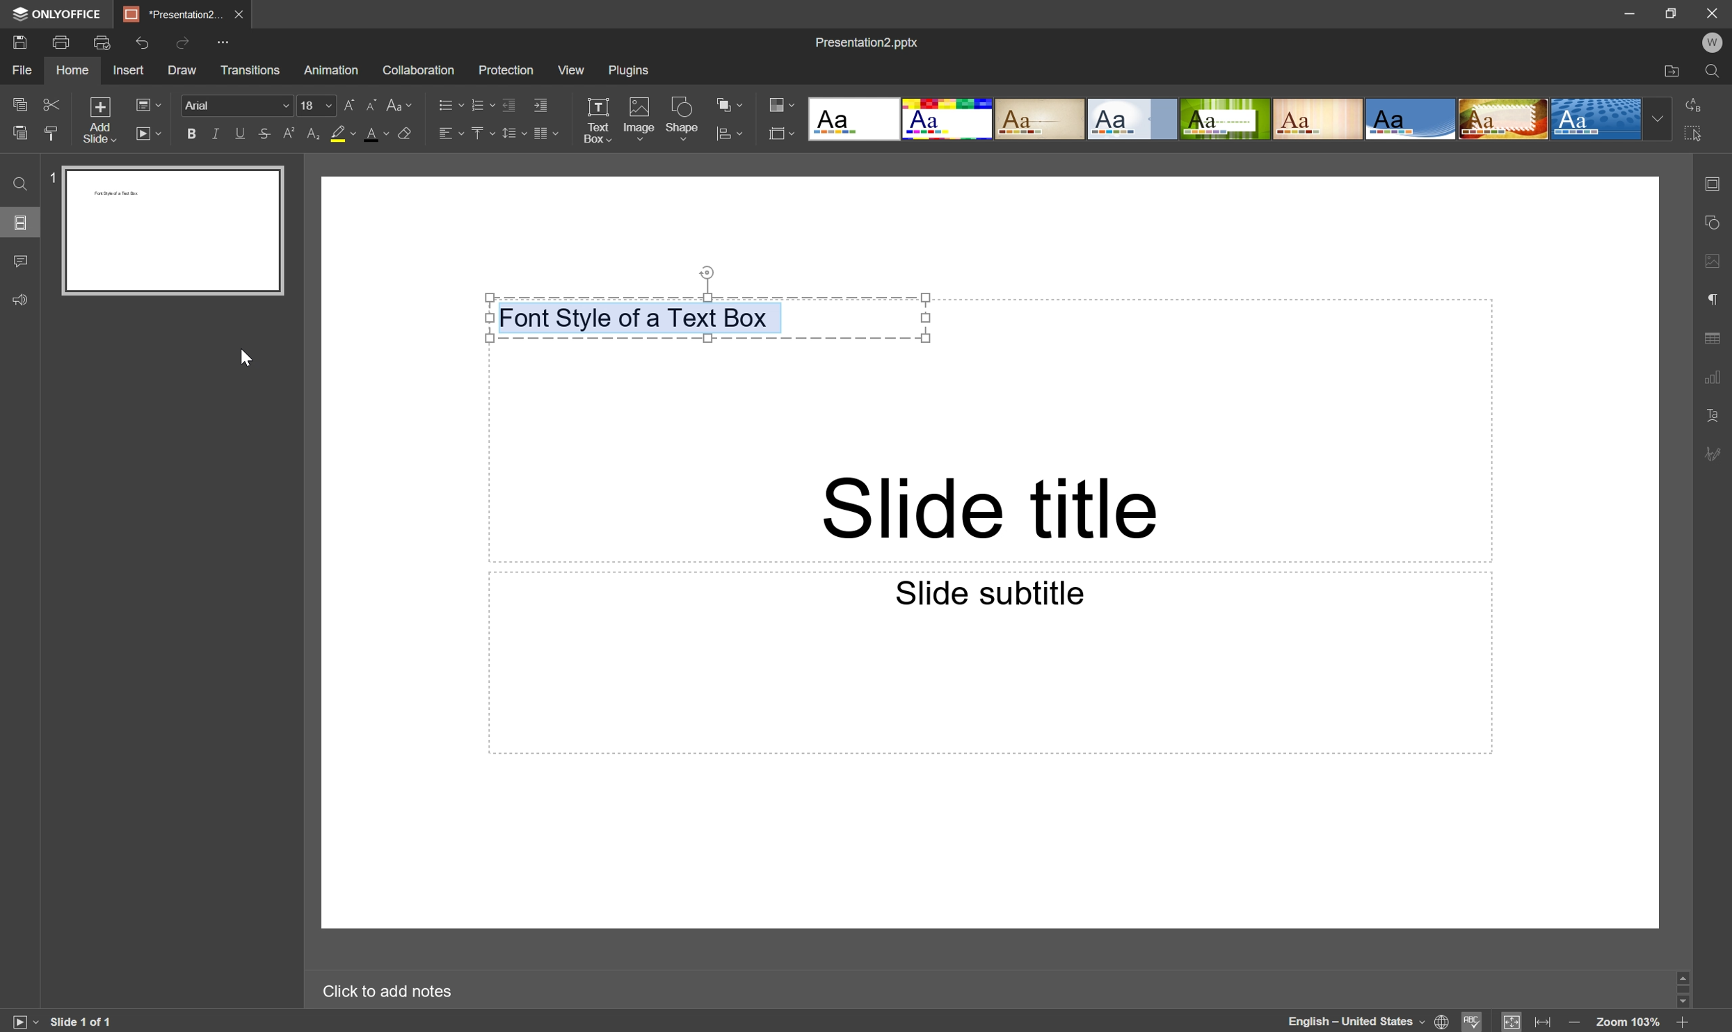 This screenshot has height=1032, width=1732. I want to click on Start slideshow, so click(151, 134).